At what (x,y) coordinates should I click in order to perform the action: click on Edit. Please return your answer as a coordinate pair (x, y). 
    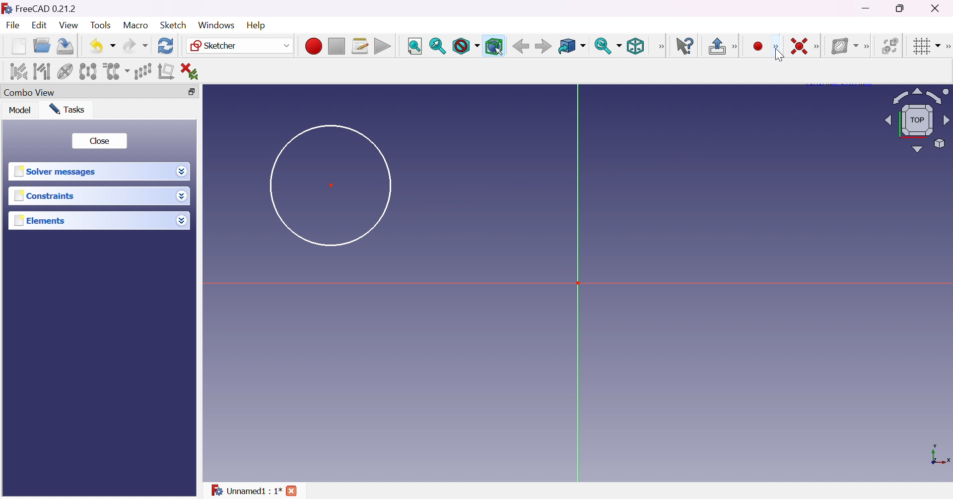
    Looking at the image, I should click on (40, 26).